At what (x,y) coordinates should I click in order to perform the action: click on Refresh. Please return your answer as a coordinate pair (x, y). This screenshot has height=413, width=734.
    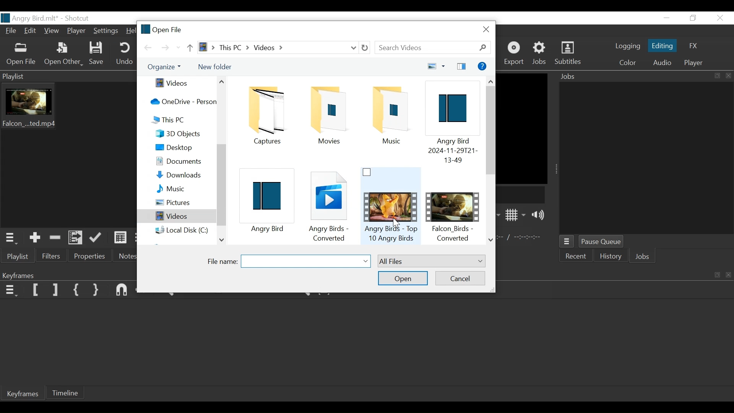
    Looking at the image, I should click on (364, 47).